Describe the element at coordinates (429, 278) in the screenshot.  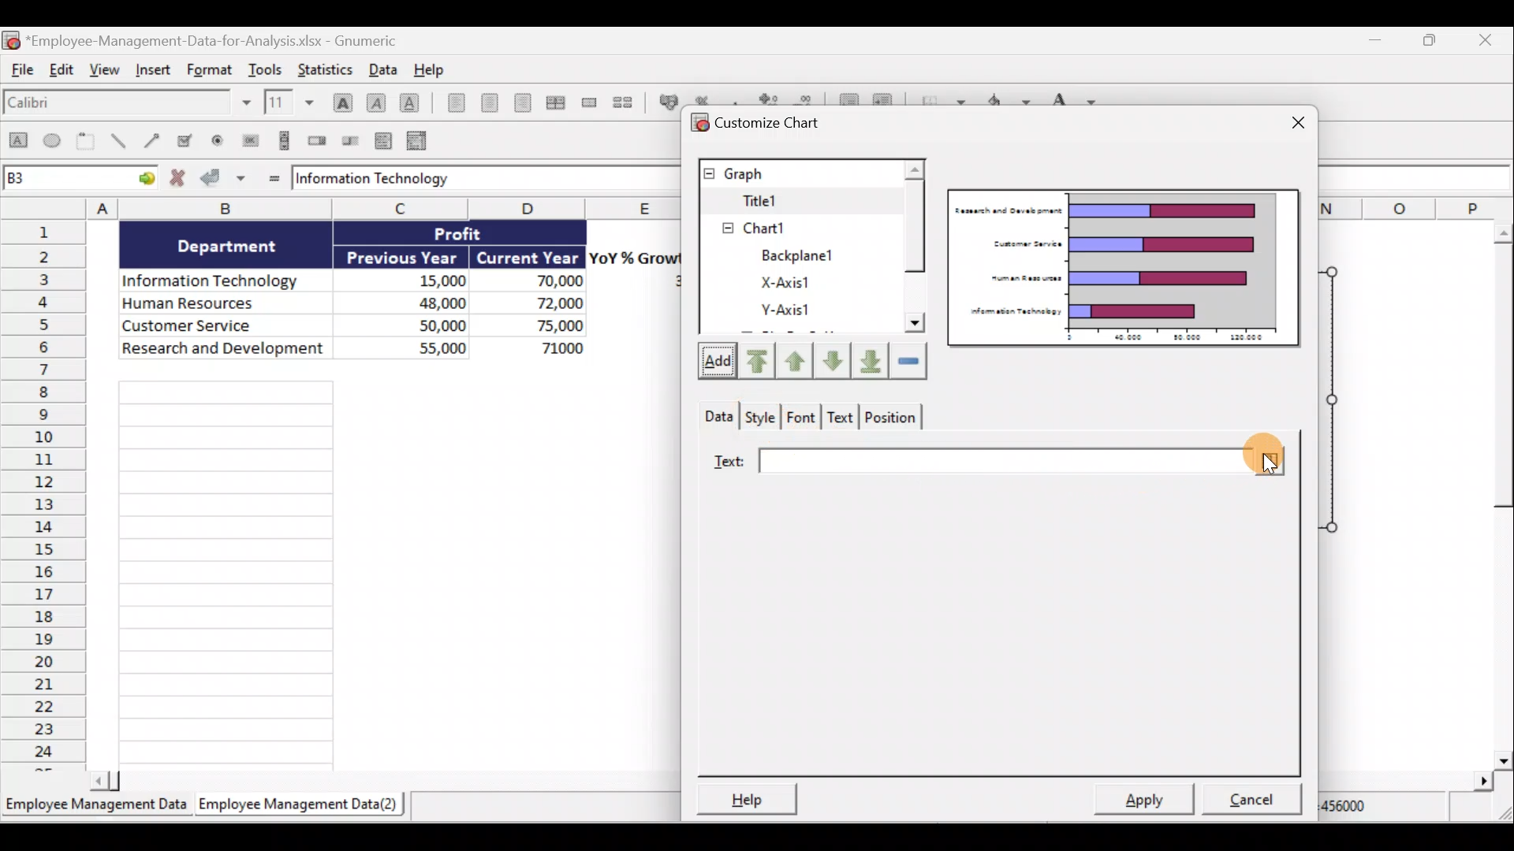
I see `15,000` at that location.